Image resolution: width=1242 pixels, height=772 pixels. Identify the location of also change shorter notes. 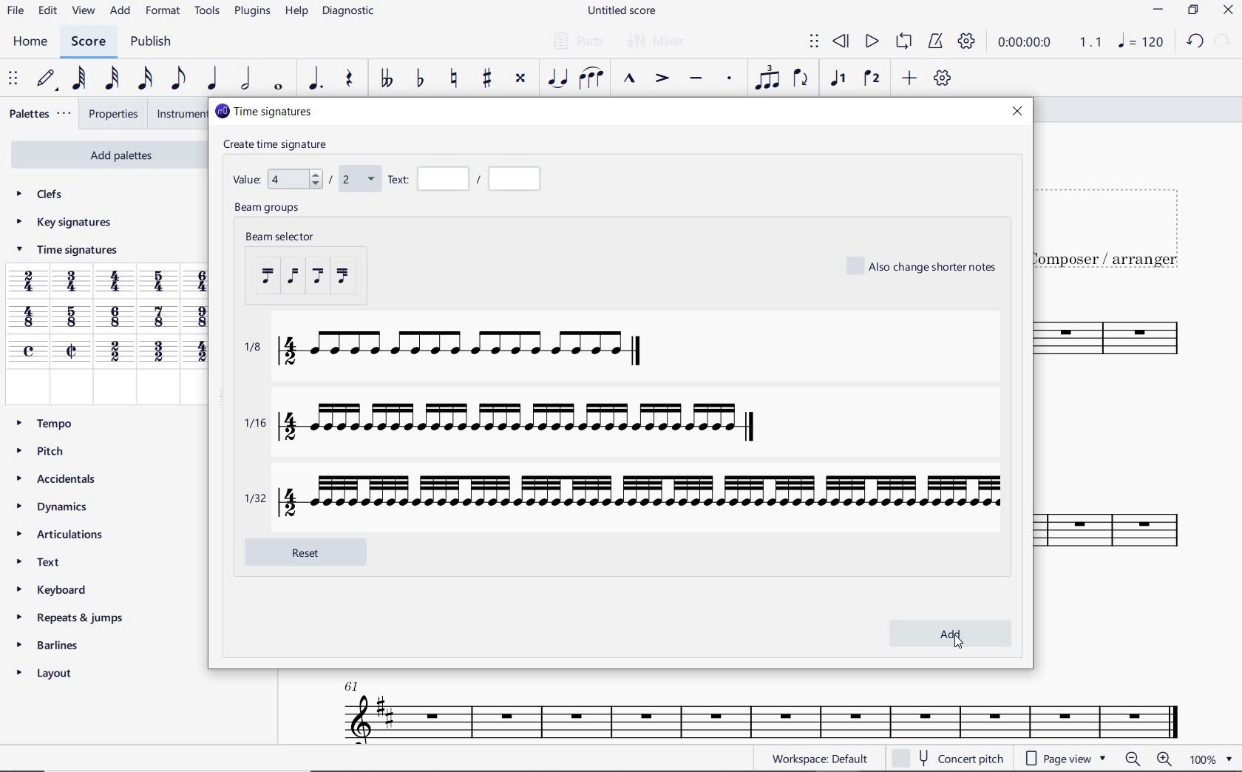
(923, 265).